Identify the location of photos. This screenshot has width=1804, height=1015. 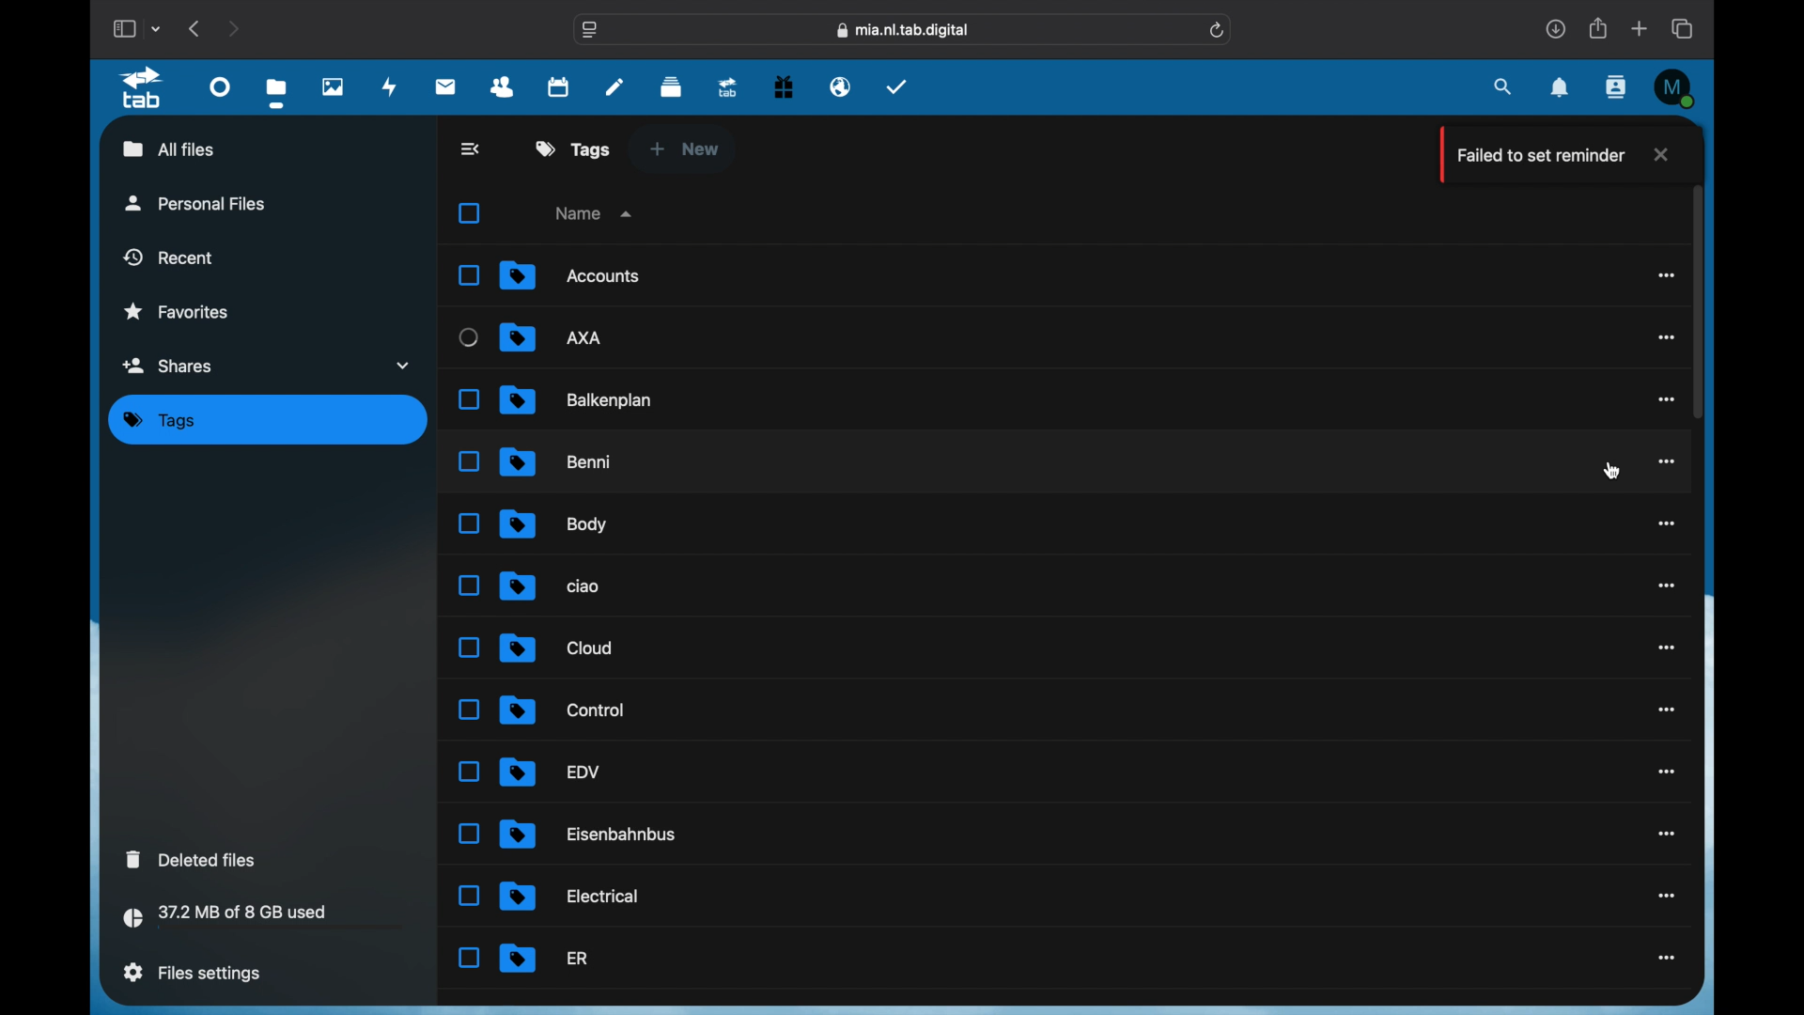
(334, 86).